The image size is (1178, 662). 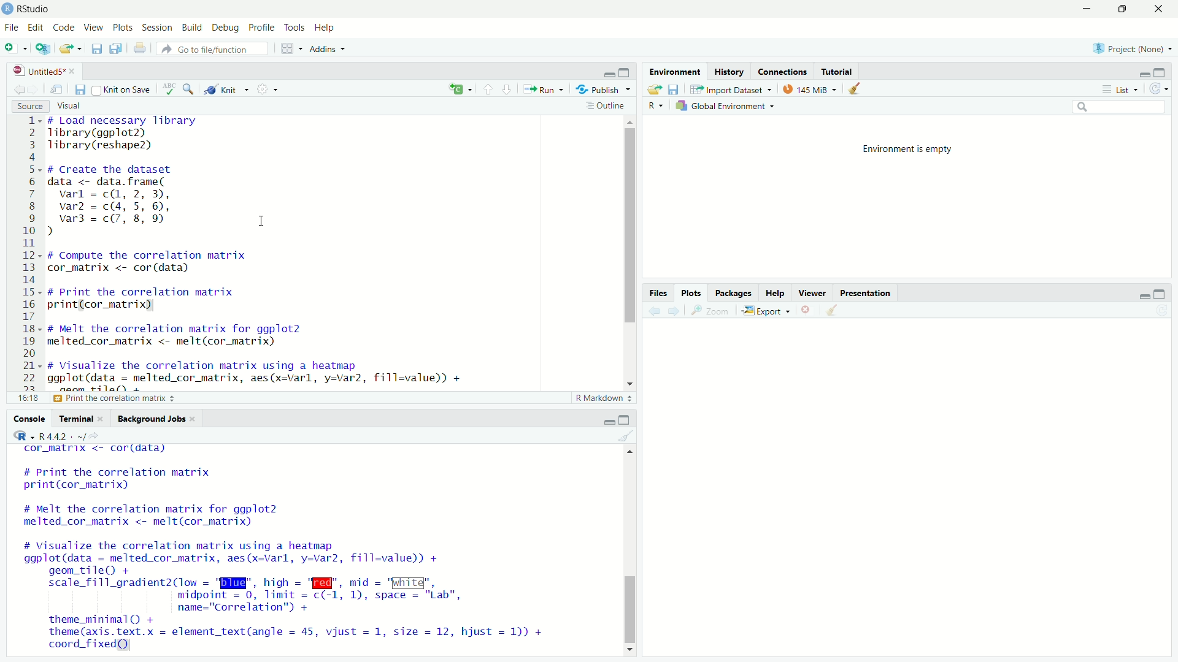 What do you see at coordinates (631, 226) in the screenshot?
I see `vertical scrollbar` at bounding box center [631, 226].